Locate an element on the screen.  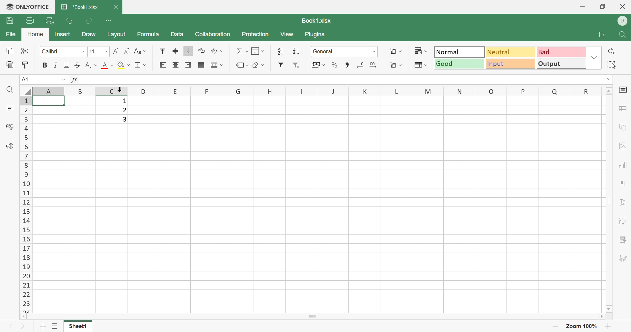
Conditional formatting is located at coordinates (418, 50).